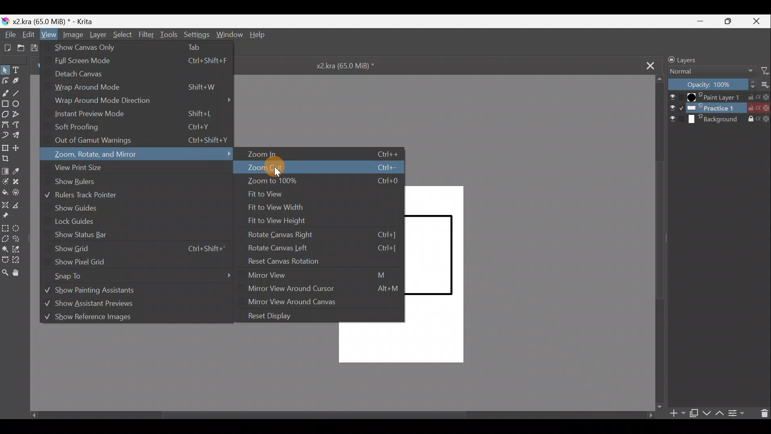  Describe the element at coordinates (18, 115) in the screenshot. I see `Polyline tool` at that location.